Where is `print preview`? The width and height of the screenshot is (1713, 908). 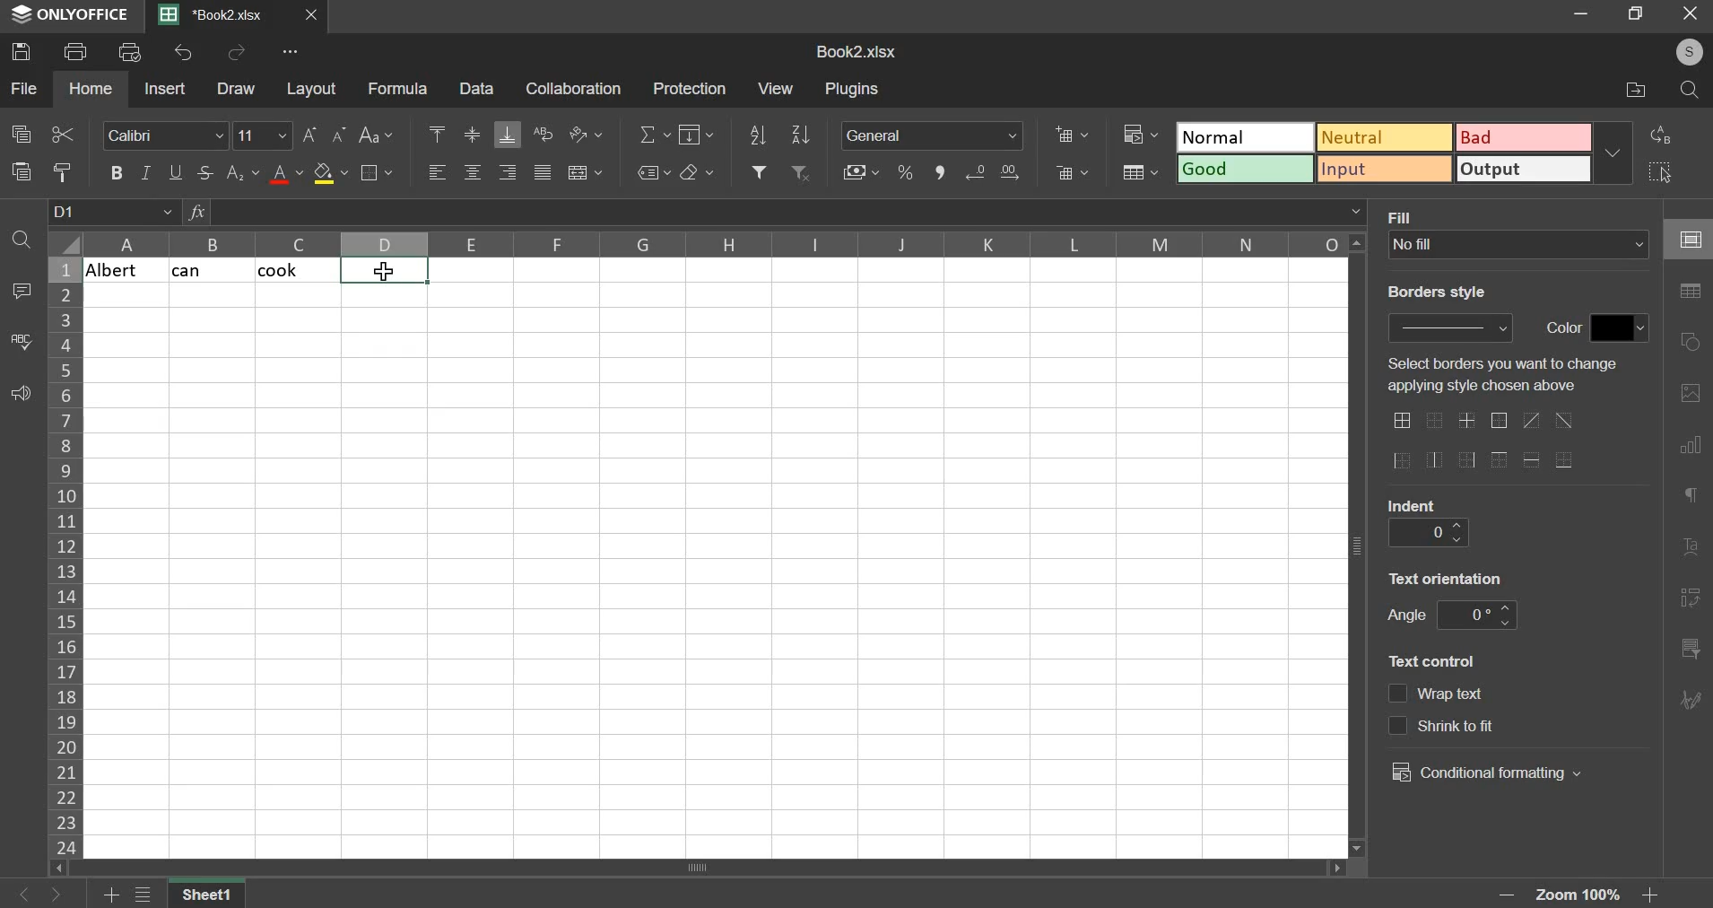 print preview is located at coordinates (131, 52).